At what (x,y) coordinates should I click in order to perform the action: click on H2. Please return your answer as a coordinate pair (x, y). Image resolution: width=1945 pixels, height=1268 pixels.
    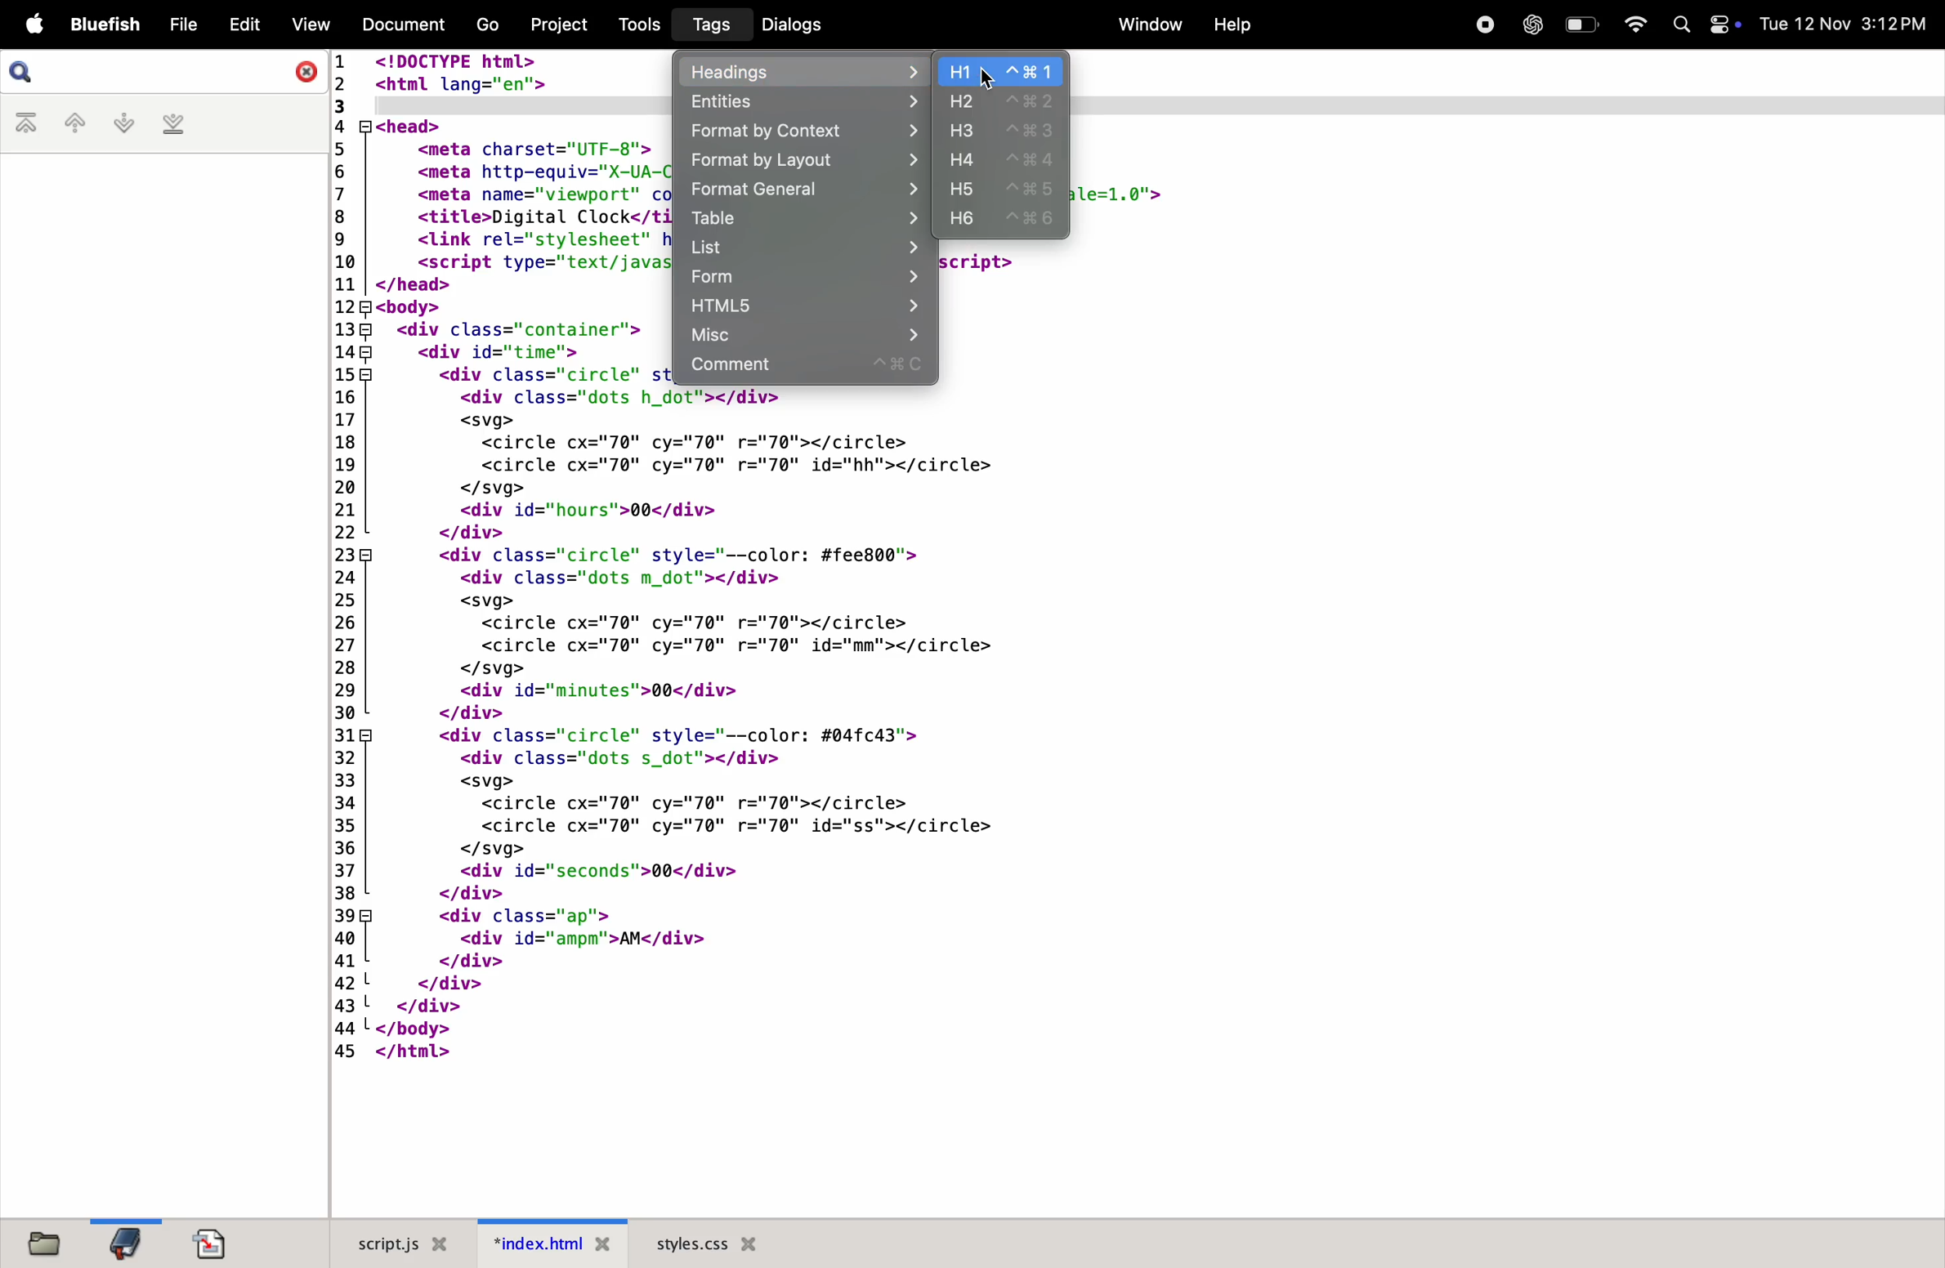
    Looking at the image, I should click on (1002, 101).